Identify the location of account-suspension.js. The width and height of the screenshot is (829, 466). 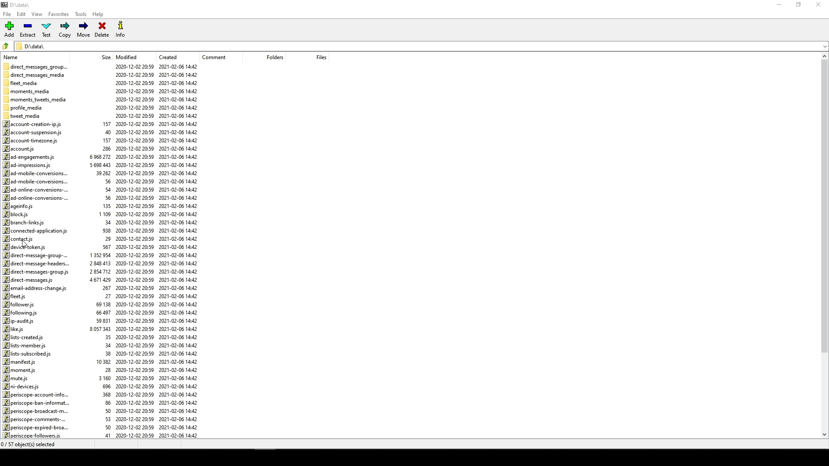
(33, 132).